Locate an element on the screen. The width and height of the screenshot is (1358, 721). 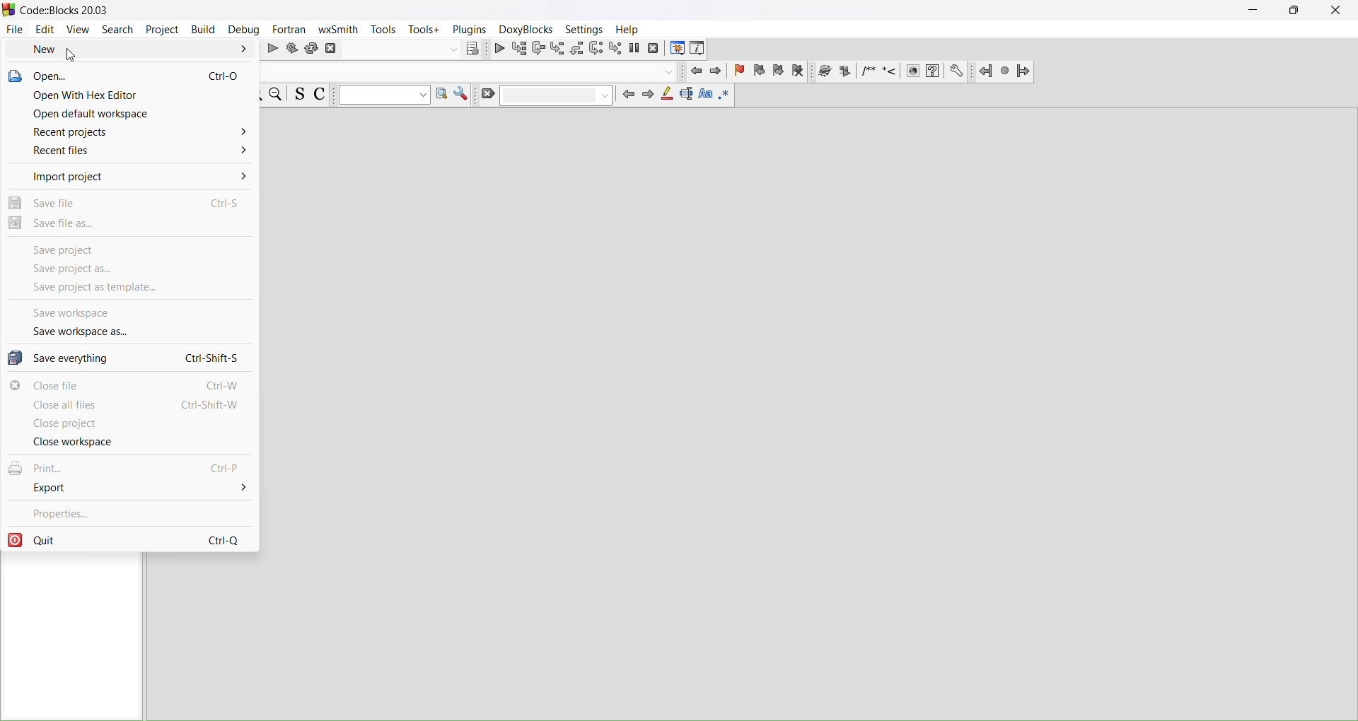
Extract is located at coordinates (844, 71).